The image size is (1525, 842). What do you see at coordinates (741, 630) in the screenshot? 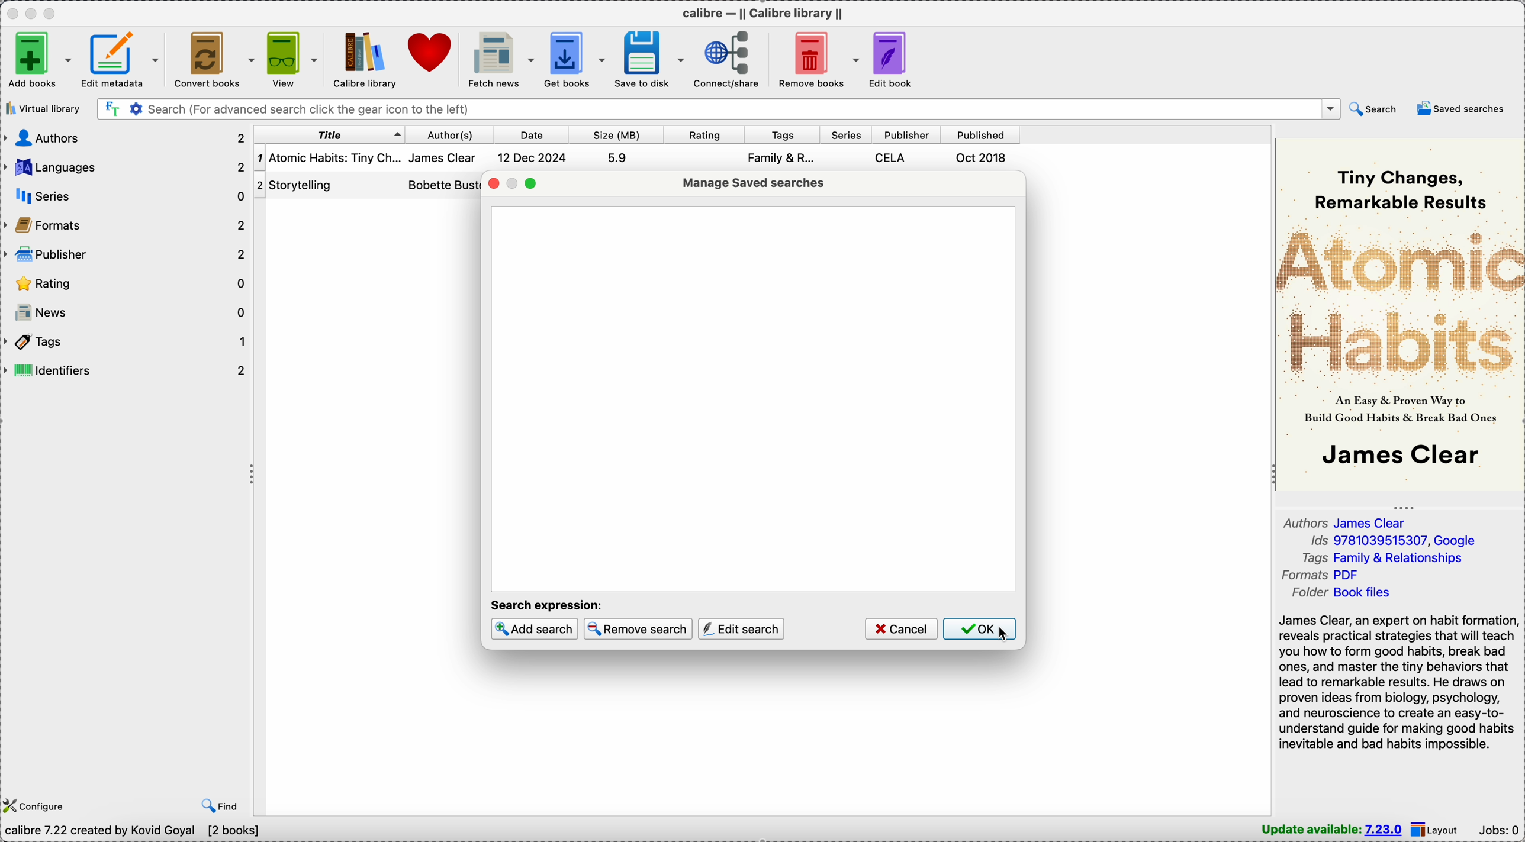
I see `edit search` at bounding box center [741, 630].